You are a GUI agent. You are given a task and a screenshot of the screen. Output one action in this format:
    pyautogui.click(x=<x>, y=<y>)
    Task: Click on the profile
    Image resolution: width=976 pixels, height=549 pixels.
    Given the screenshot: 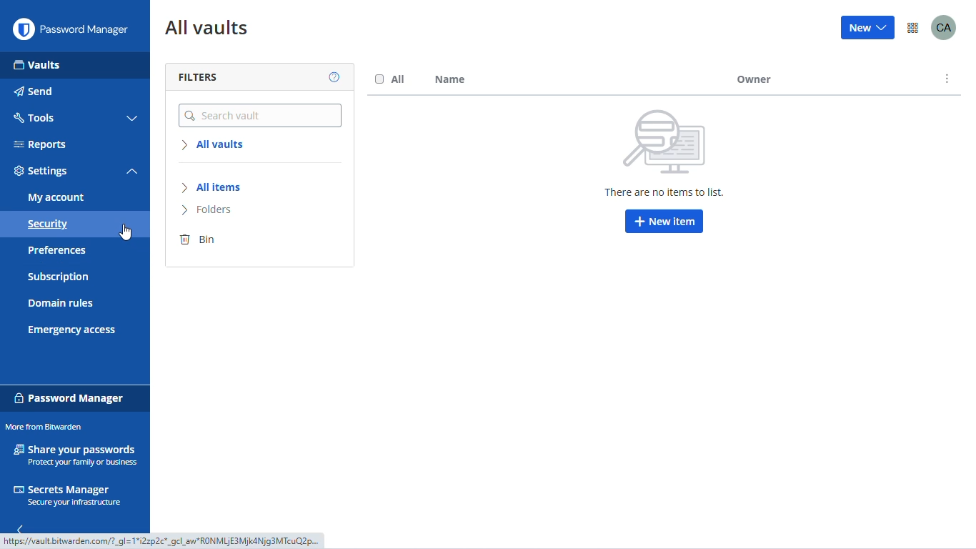 What is the action you would take?
    pyautogui.click(x=944, y=27)
    